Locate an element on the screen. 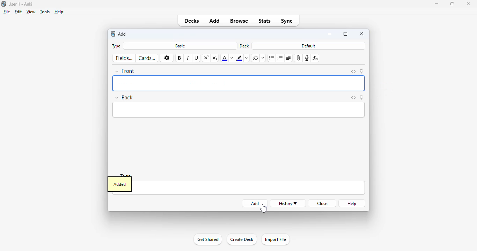 The height and width of the screenshot is (251, 477). import file is located at coordinates (275, 239).